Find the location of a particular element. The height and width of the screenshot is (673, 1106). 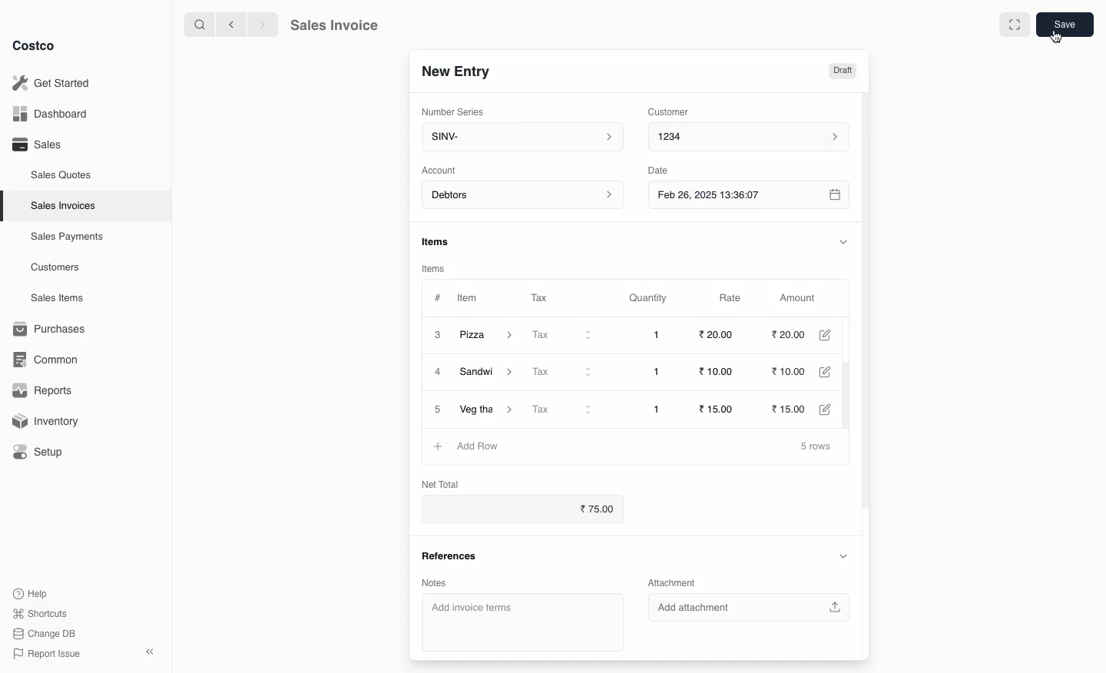

Pizza is located at coordinates (488, 335).